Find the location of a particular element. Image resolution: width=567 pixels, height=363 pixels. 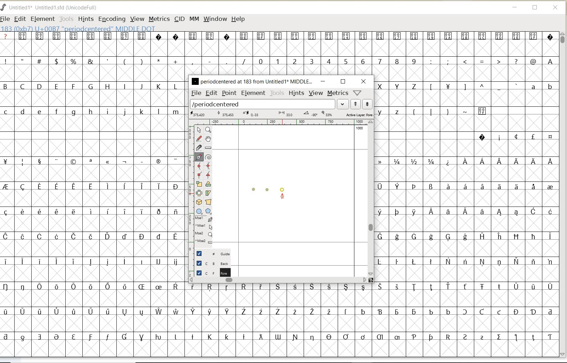

rotate the selection in 3D and project back to plane is located at coordinates (199, 202).